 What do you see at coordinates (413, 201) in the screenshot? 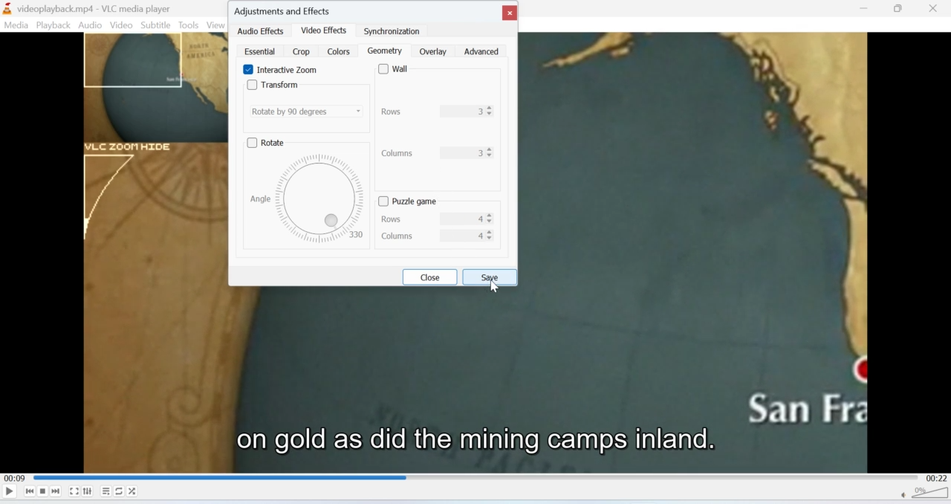
I see `puzzle game` at bounding box center [413, 201].